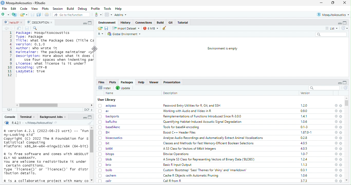  Describe the element at coordinates (160, 22) in the screenshot. I see `Build` at that location.